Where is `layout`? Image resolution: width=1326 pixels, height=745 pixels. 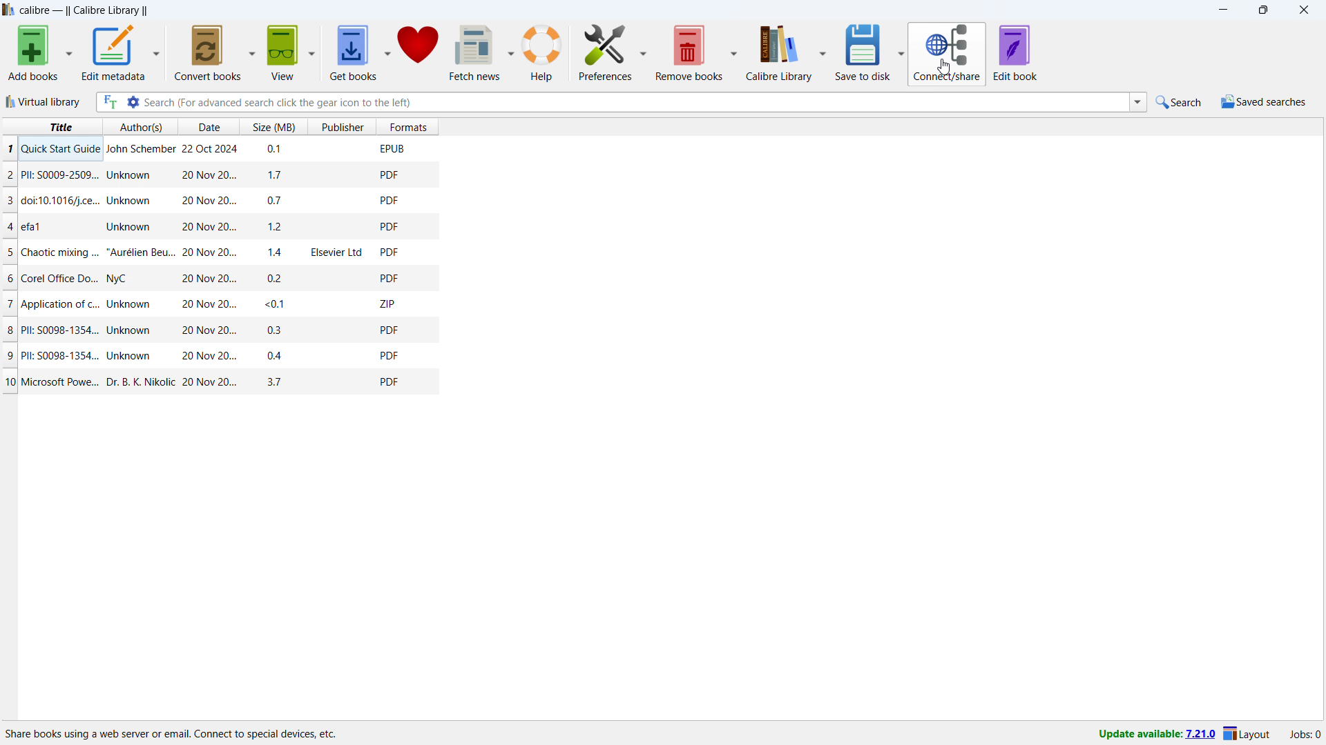 layout is located at coordinates (1249, 735).